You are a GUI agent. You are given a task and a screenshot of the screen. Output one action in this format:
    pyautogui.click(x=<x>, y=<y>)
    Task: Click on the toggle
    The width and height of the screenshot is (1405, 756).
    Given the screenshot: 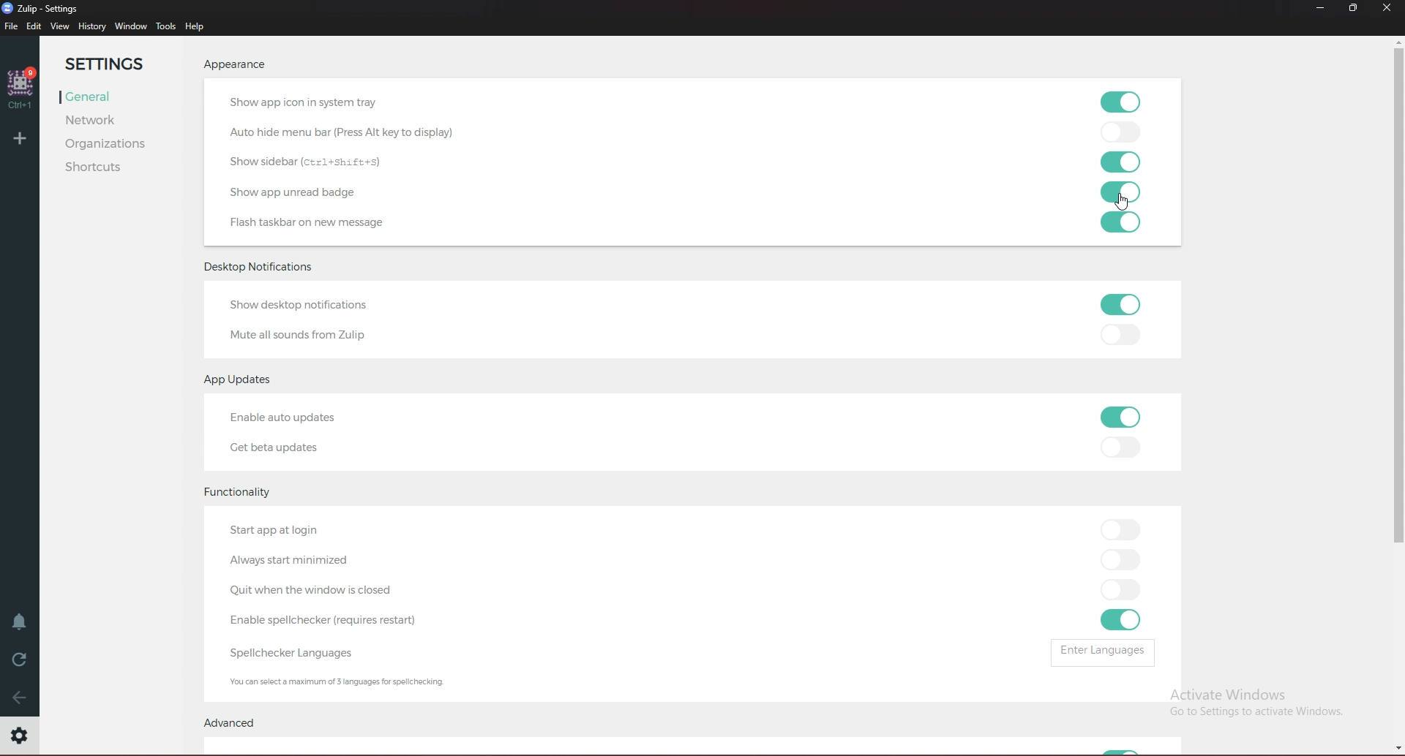 What is the action you would take?
    pyautogui.click(x=1125, y=590)
    